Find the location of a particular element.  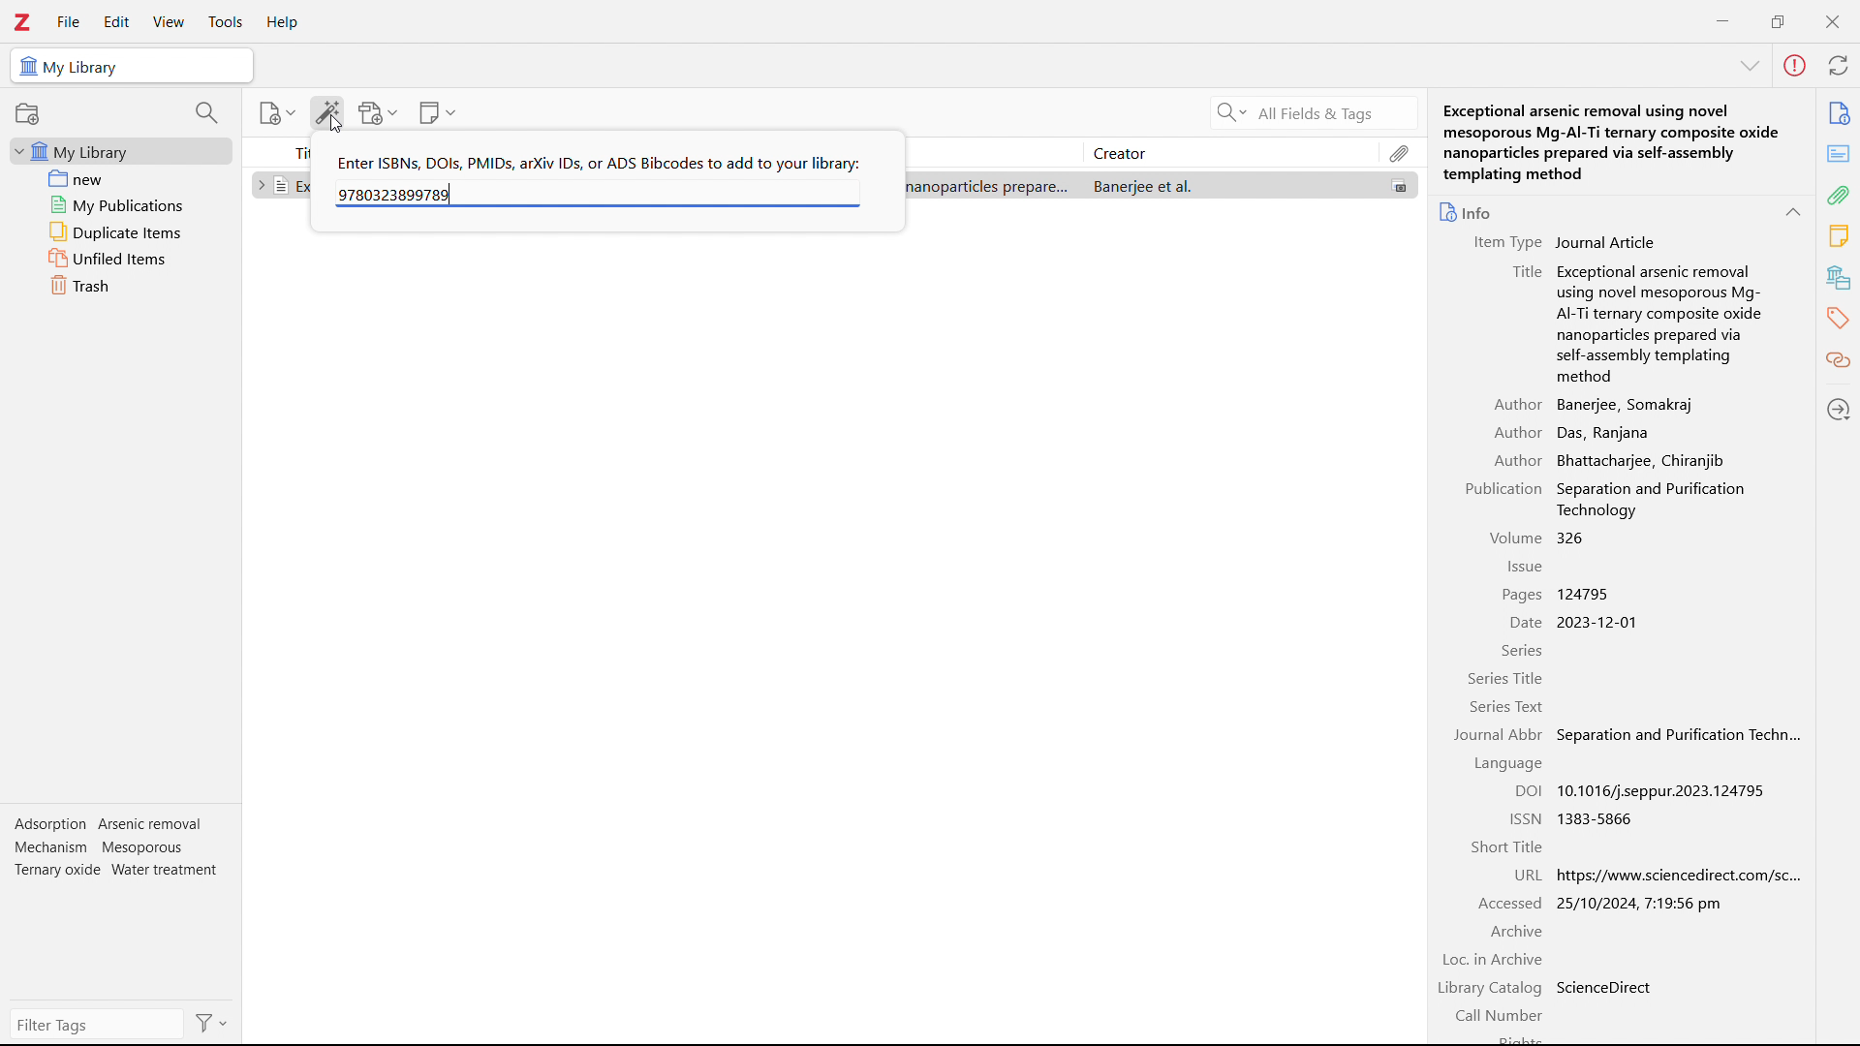

2023-12-01 is located at coordinates (1600, 623).